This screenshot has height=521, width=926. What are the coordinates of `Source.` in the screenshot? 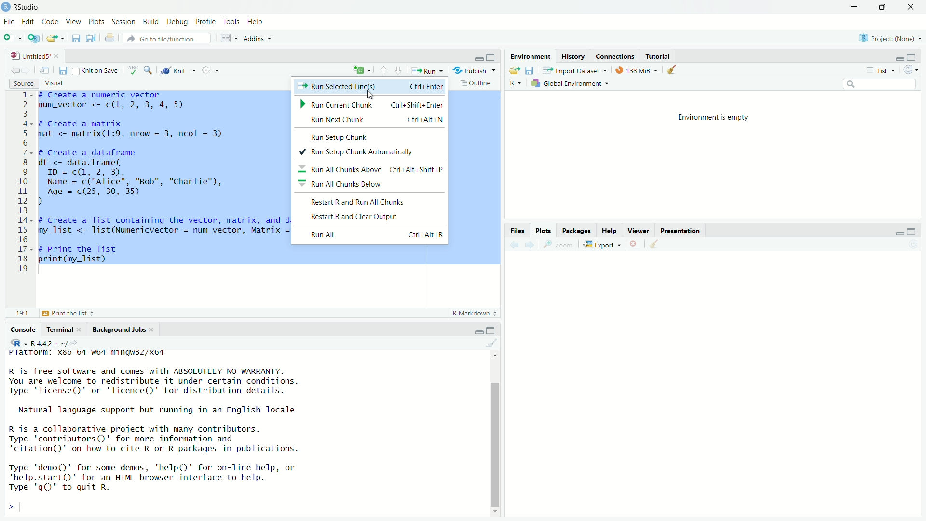 It's located at (18, 82).